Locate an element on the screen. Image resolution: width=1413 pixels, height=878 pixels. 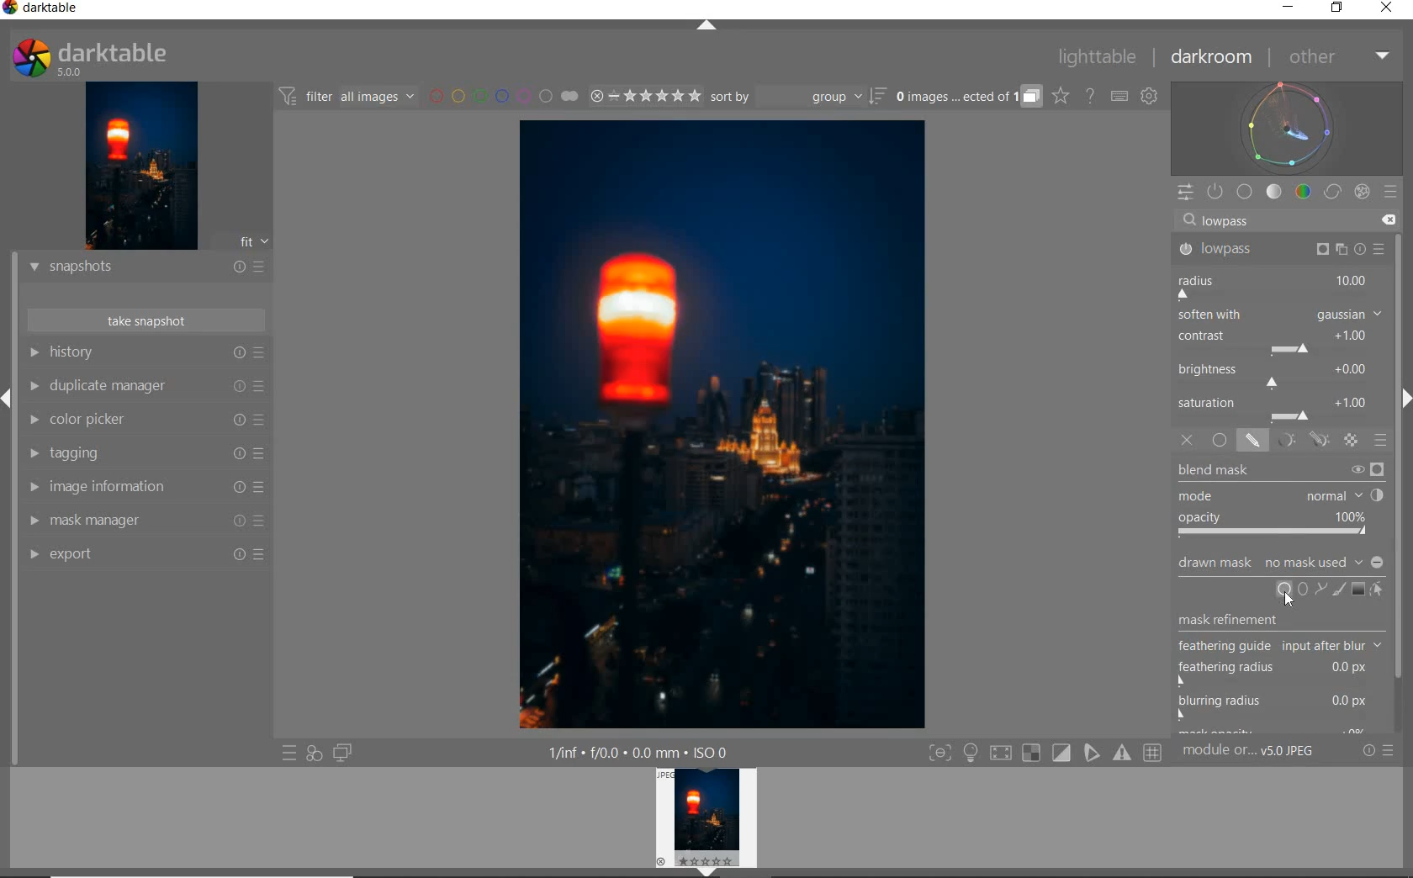
QUICK ACCESS FOR APPLYING ANY OF YOUR STYLES is located at coordinates (313, 754).